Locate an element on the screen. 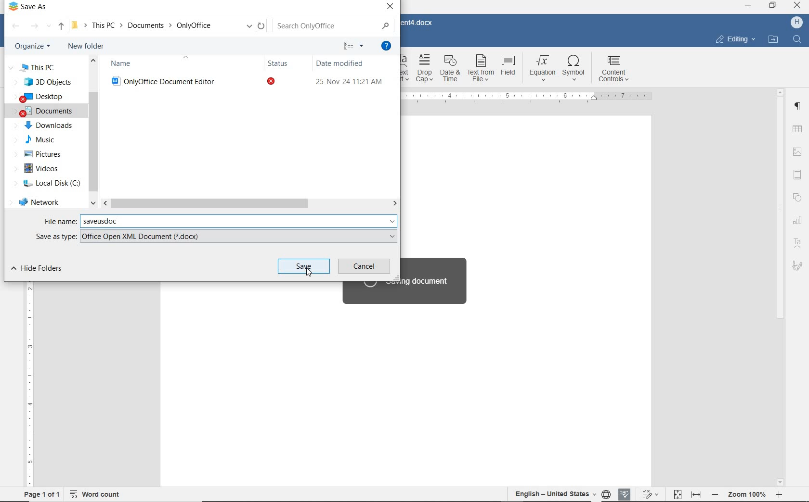 The height and width of the screenshot is (502, 809). insert table is located at coordinates (798, 129).